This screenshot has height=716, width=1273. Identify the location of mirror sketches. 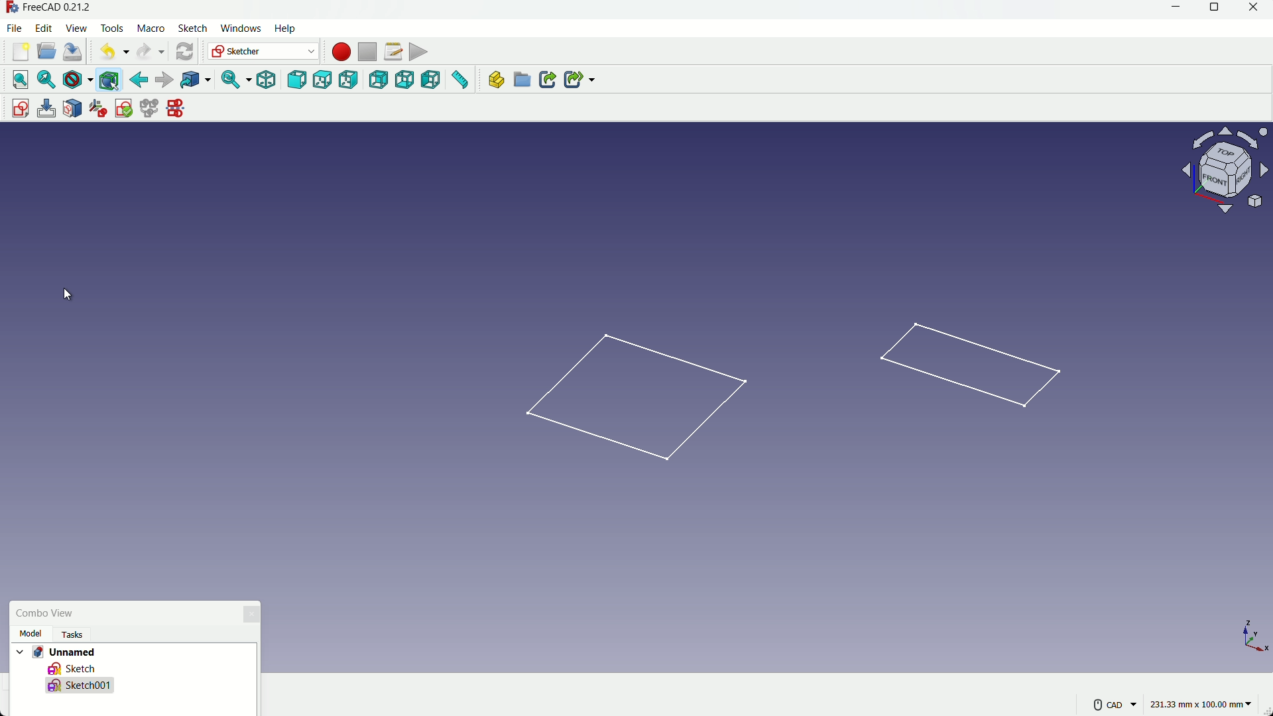
(173, 107).